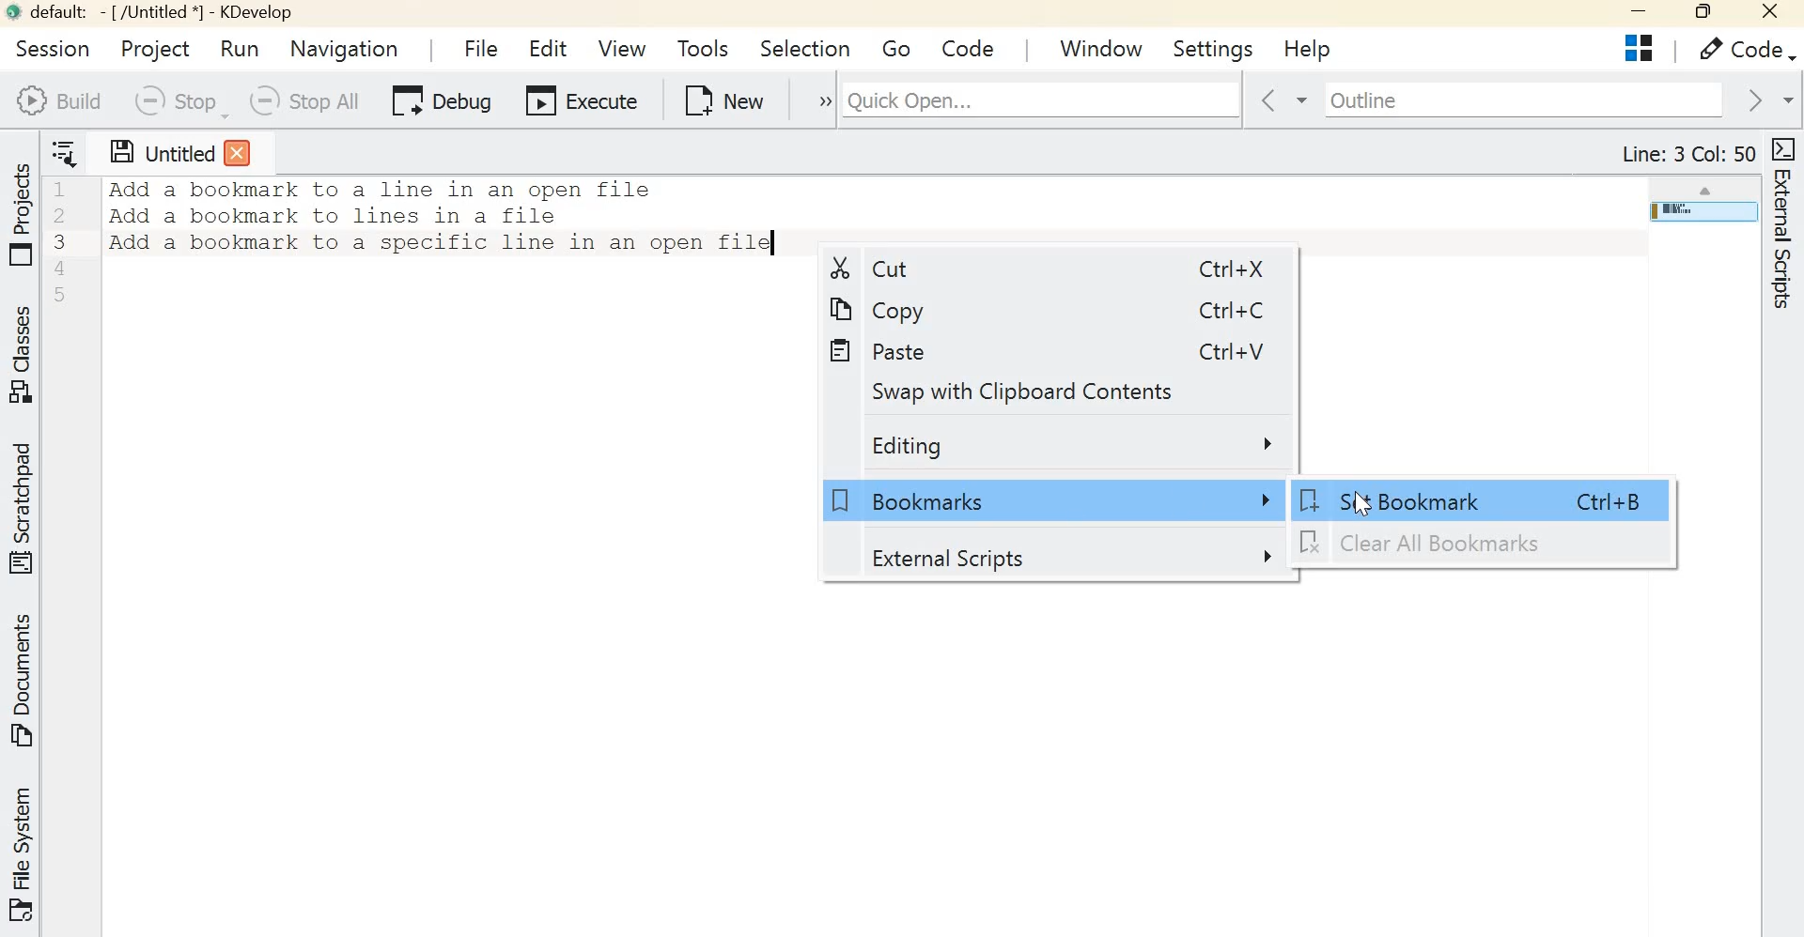 This screenshot has height=937, width=1804. I want to click on Maximize, so click(1707, 13).